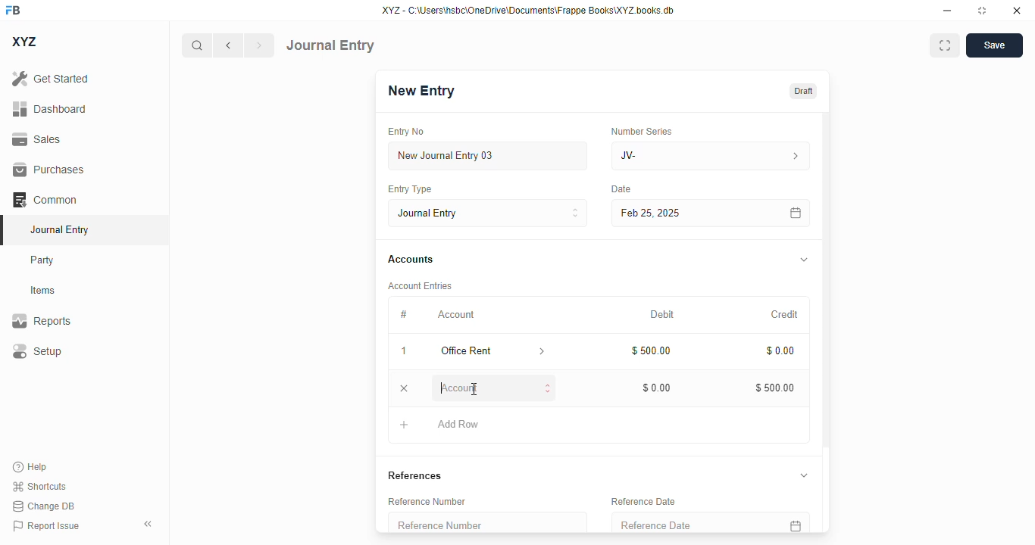 This screenshot has width=1035, height=545. What do you see at coordinates (330, 45) in the screenshot?
I see `journal entry` at bounding box center [330, 45].